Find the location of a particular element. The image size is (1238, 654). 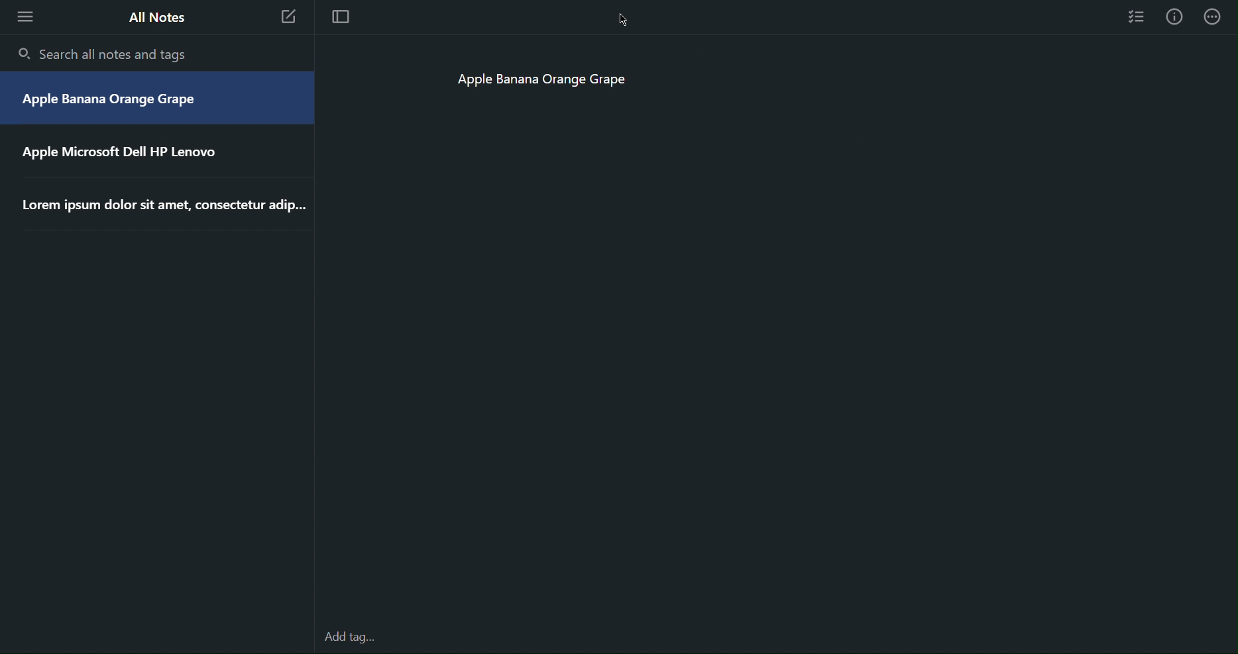

Apple Microsoft Dell HP Lenovo is located at coordinates (121, 150).